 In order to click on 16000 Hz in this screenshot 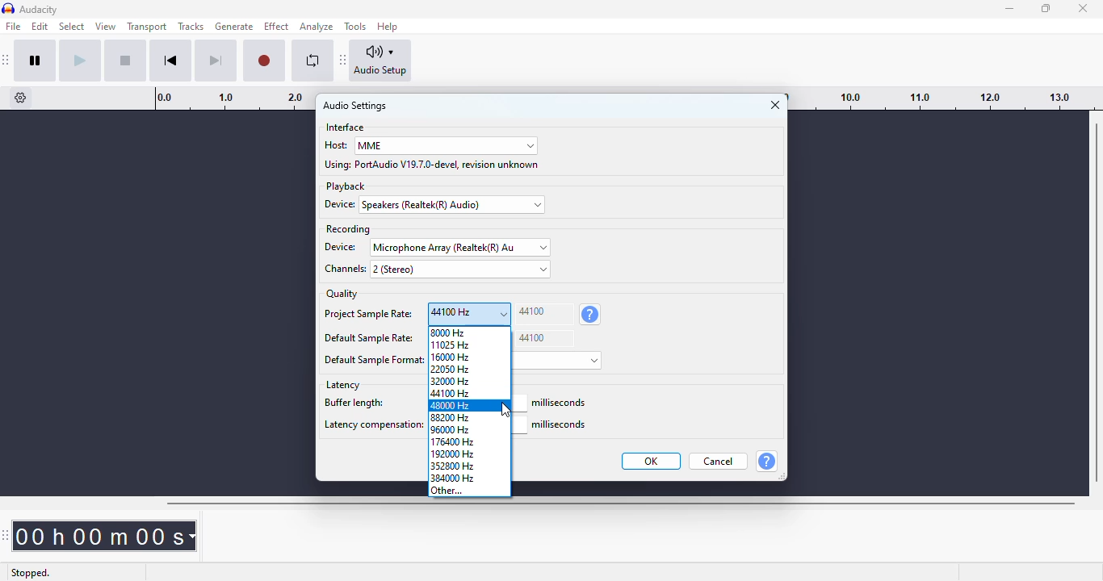, I will do `click(470, 356)`.